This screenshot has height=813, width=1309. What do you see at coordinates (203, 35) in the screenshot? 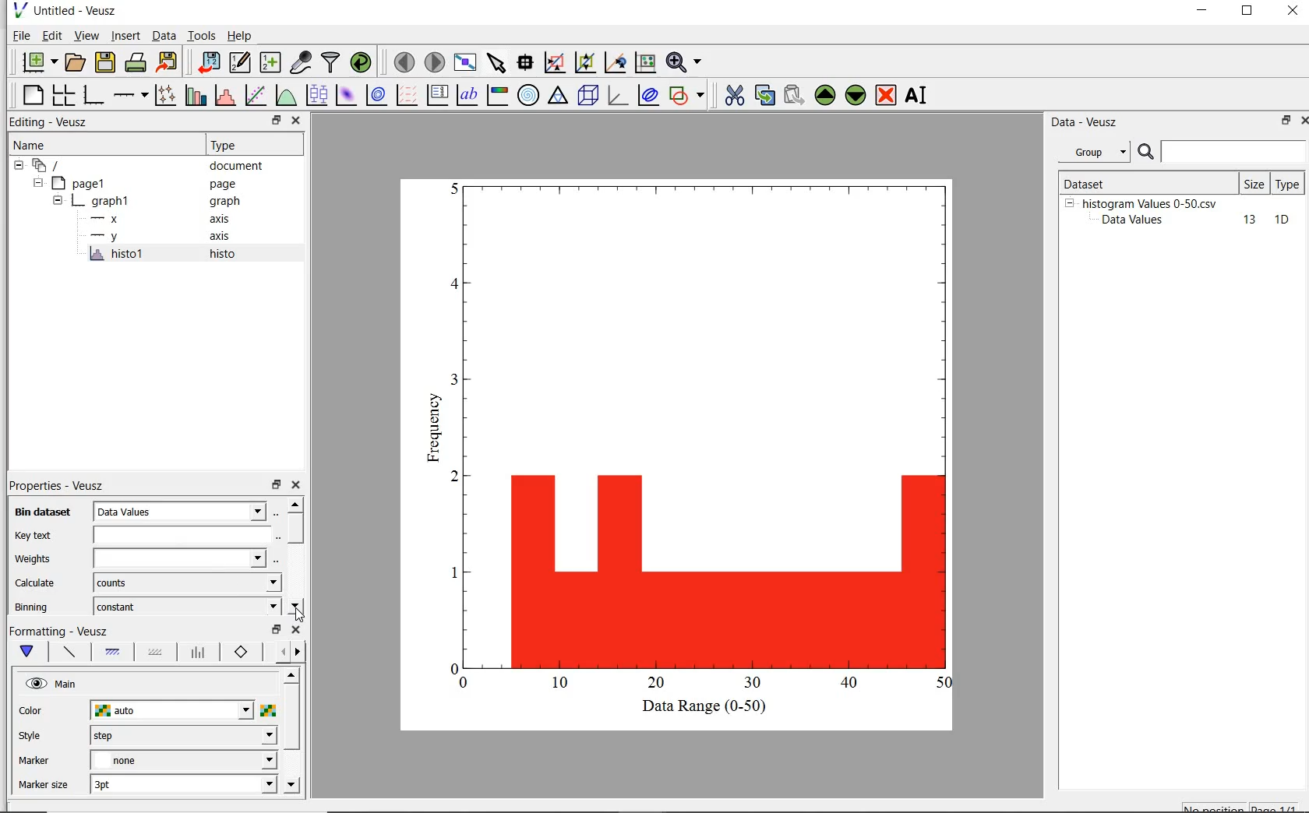
I see `tools ` at bounding box center [203, 35].